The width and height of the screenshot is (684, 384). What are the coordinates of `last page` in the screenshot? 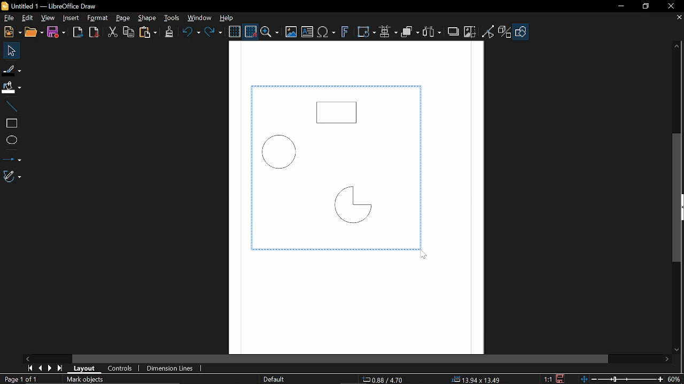 It's located at (59, 368).